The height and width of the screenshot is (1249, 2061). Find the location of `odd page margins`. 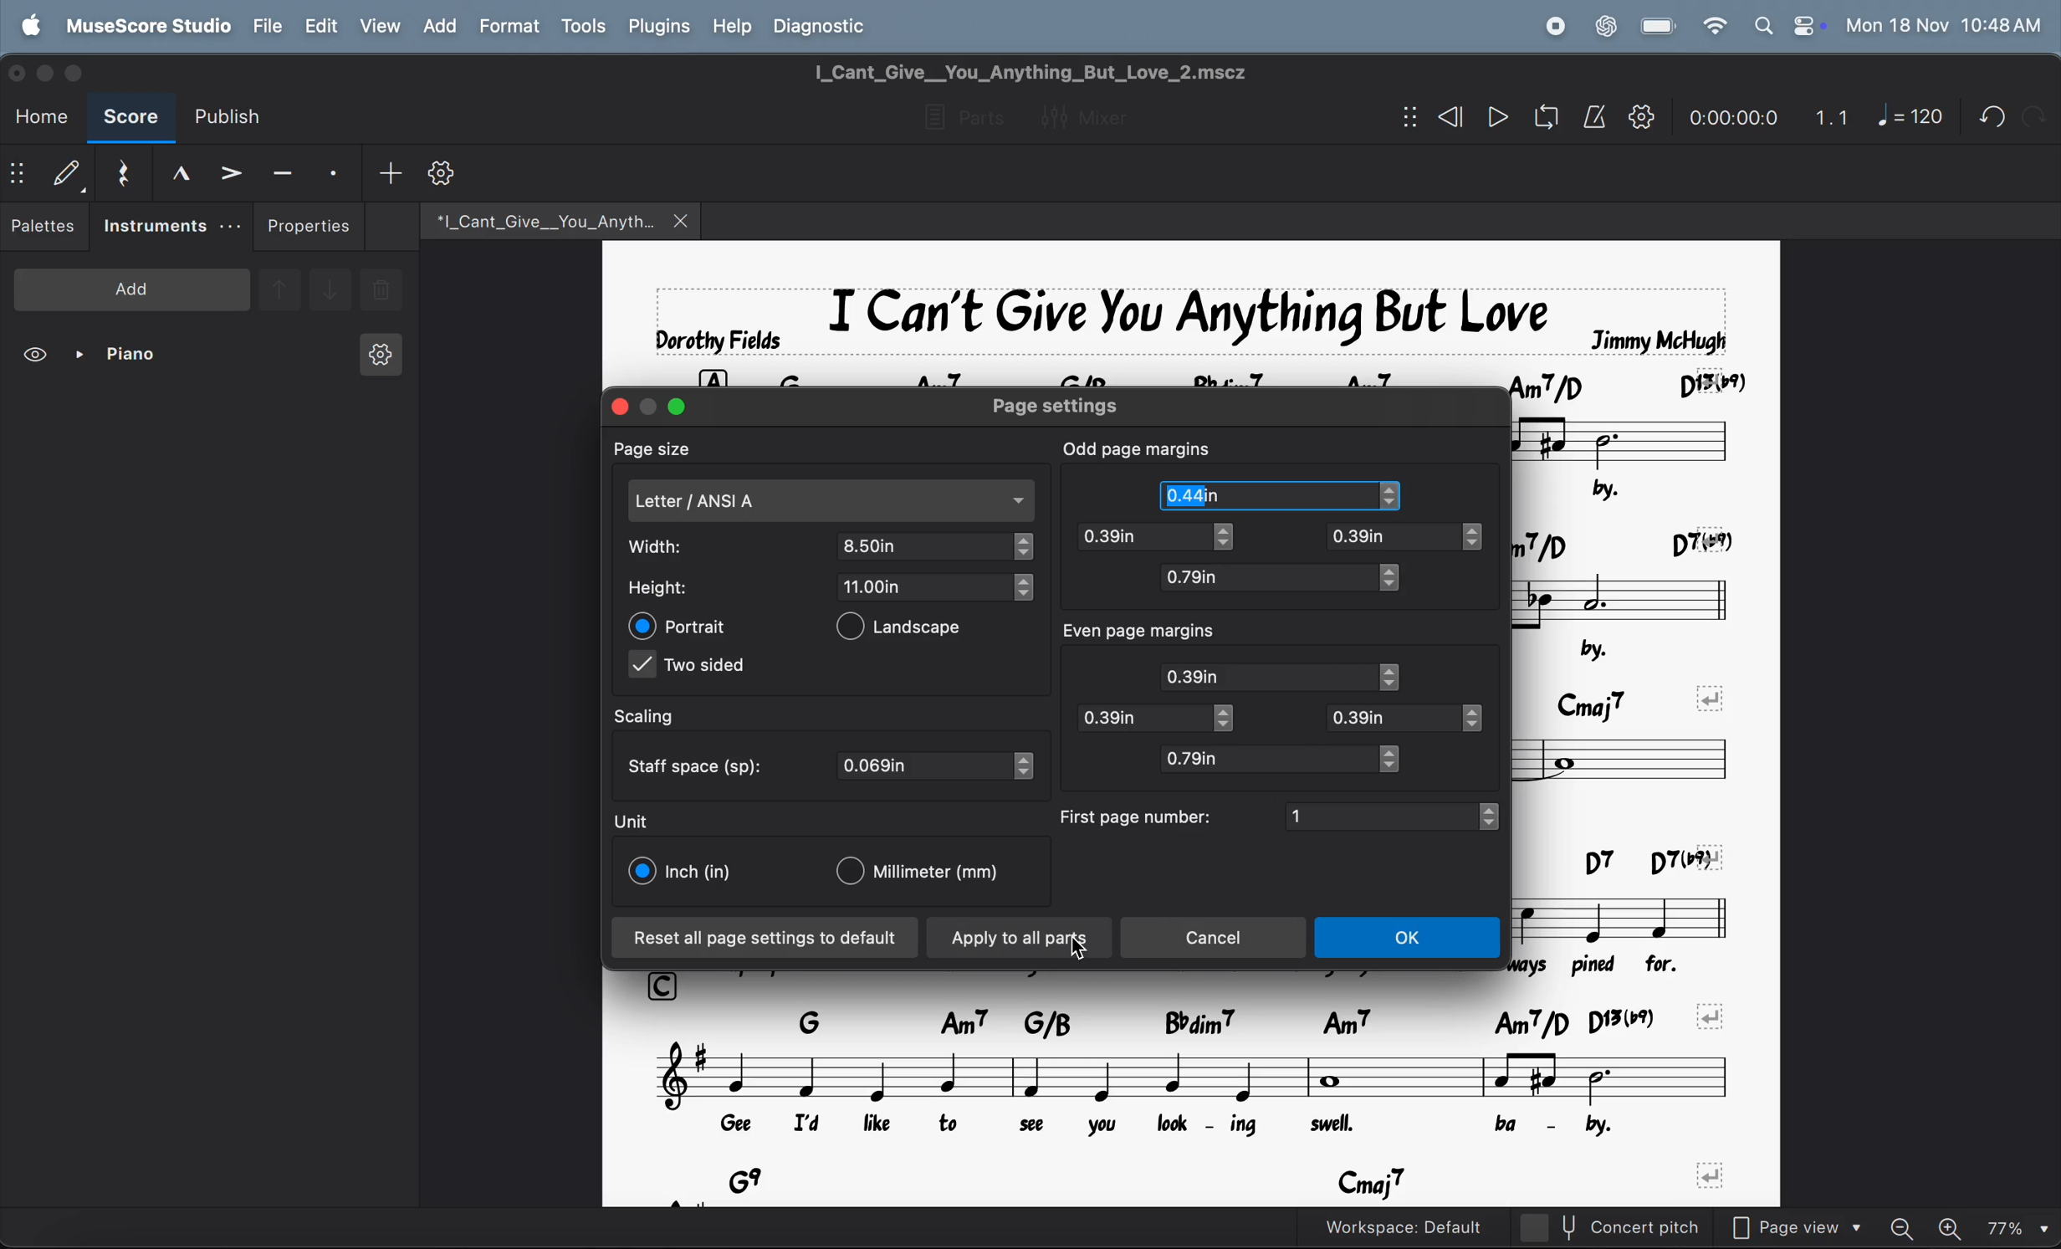

odd page margins is located at coordinates (1138, 447).